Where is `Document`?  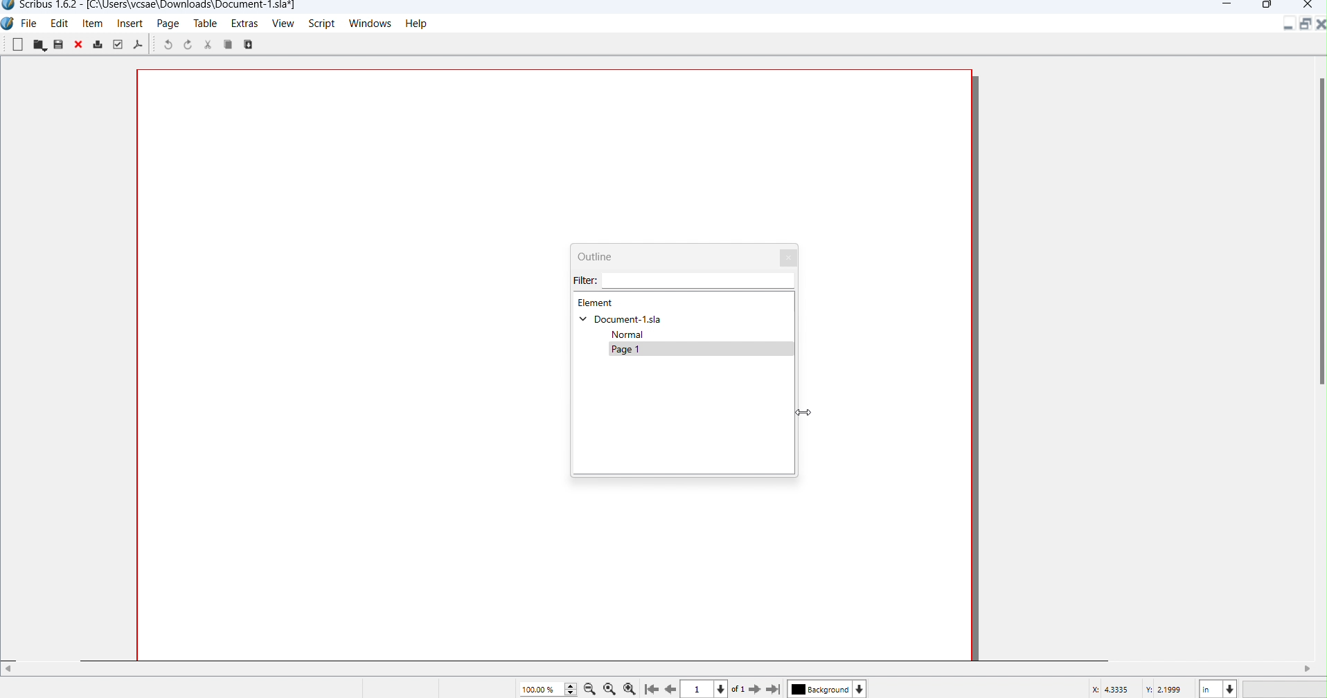
Document is located at coordinates (624, 319).